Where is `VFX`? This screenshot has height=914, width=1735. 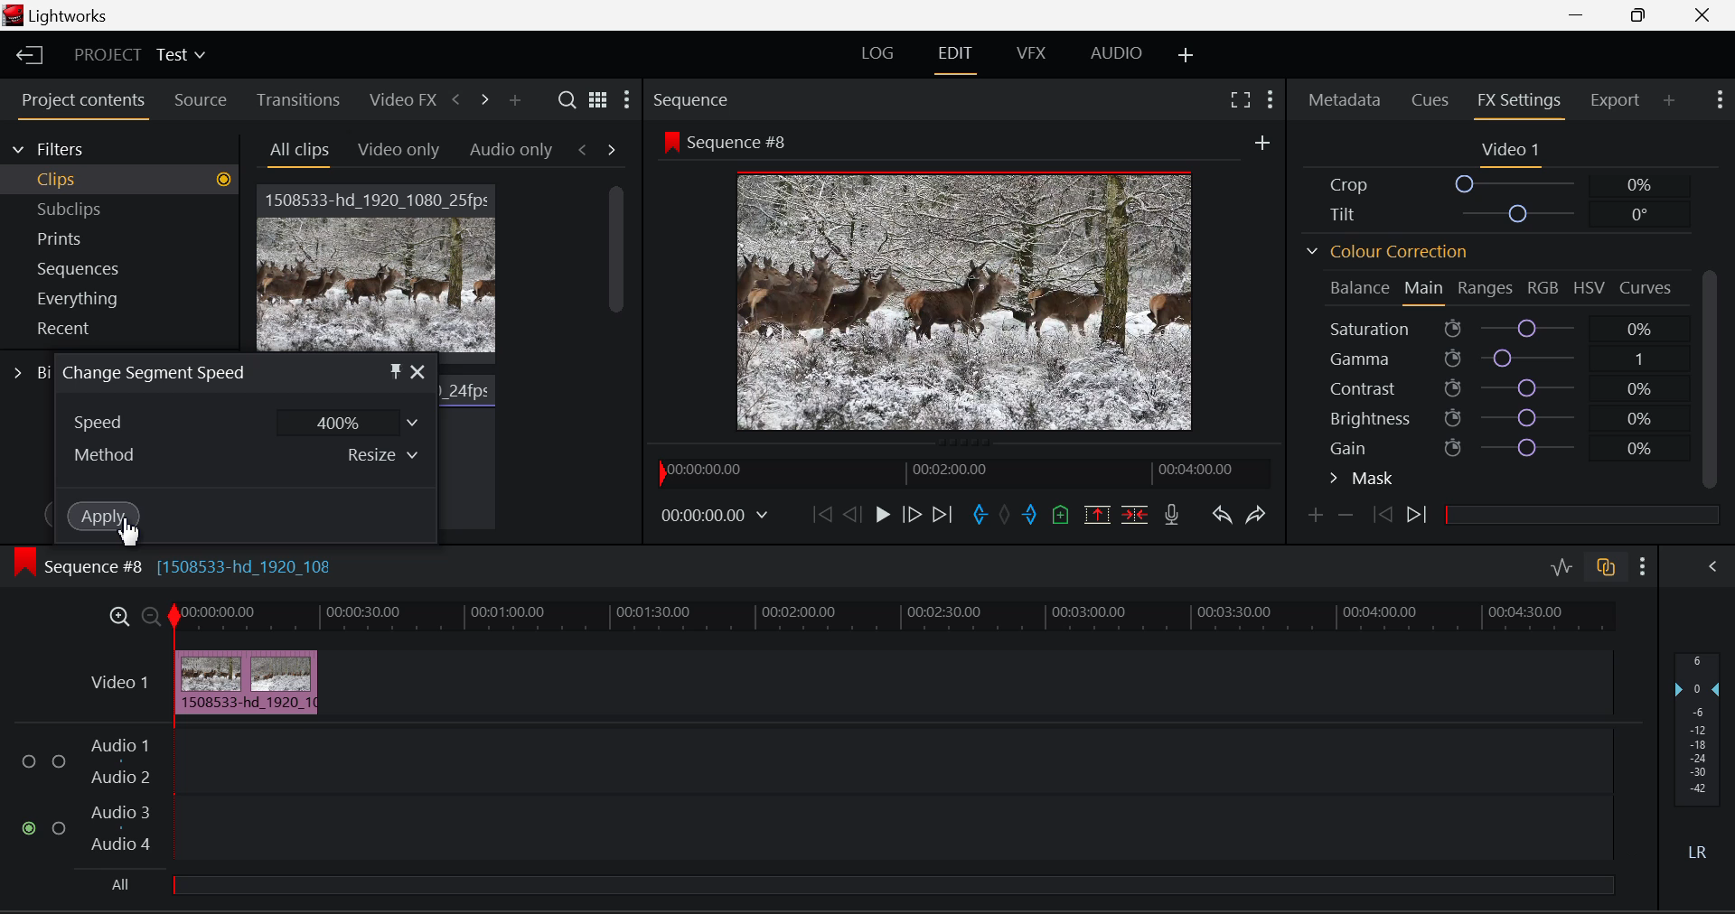 VFX is located at coordinates (1030, 53).